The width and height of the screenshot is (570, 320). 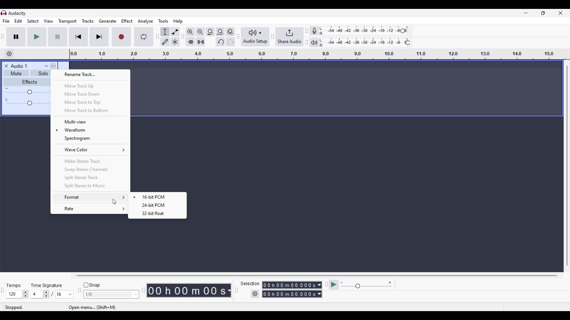 I want to click on Help menu, so click(x=178, y=21).